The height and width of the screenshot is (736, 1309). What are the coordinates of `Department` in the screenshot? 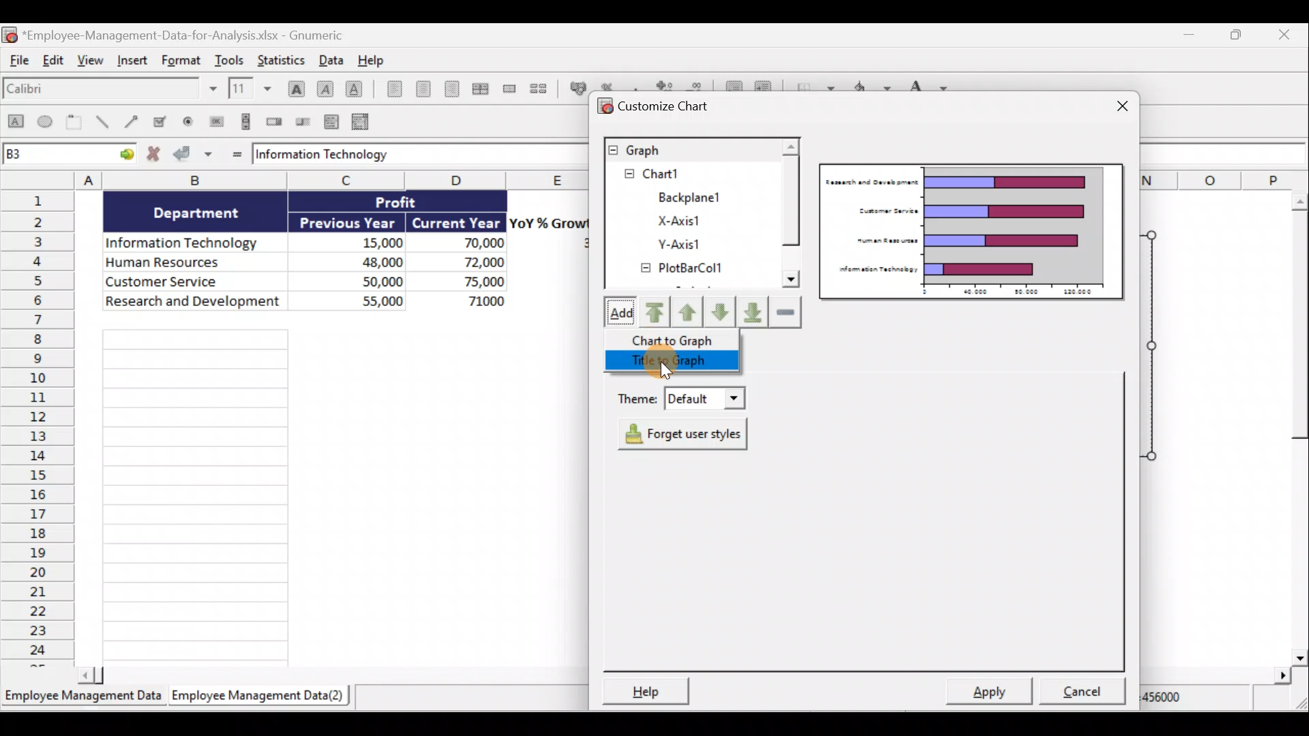 It's located at (205, 213).